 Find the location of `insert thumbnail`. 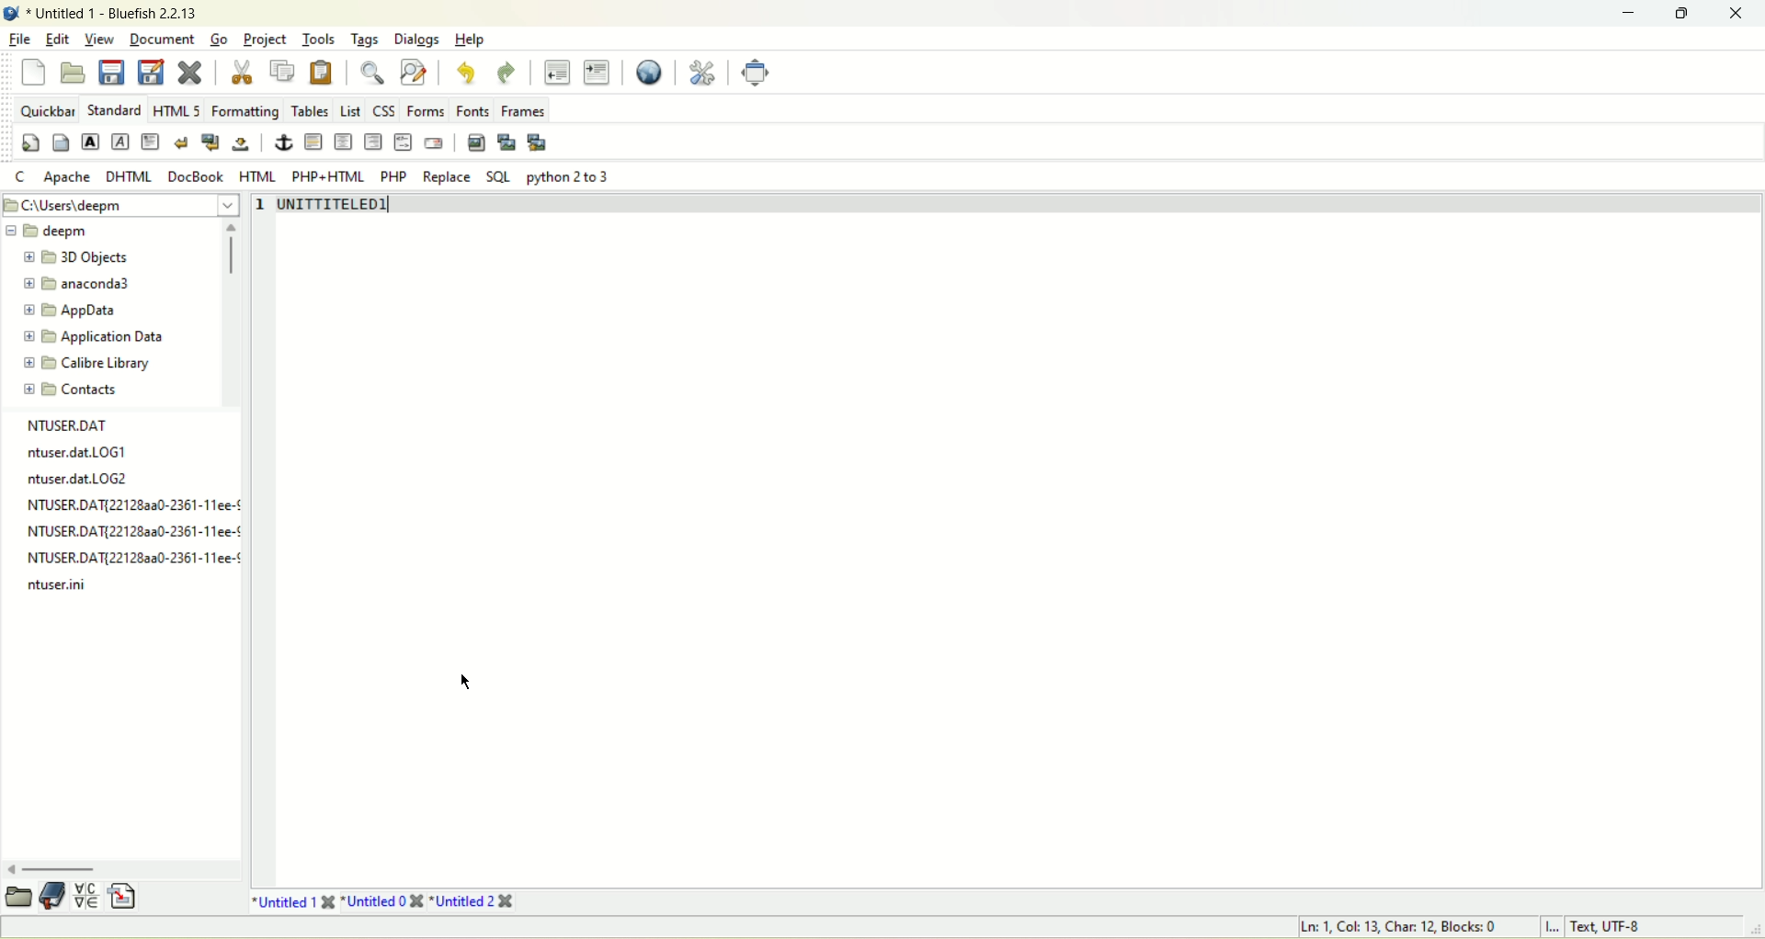

insert thumbnail is located at coordinates (508, 143).